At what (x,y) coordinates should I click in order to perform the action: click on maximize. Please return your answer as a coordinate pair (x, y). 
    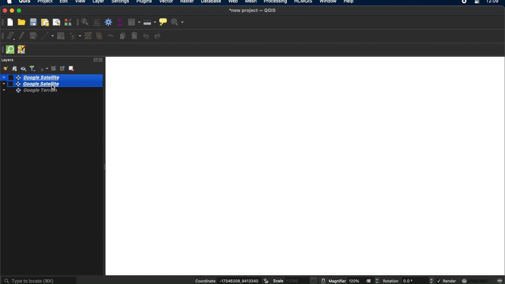
    Looking at the image, I should click on (20, 11).